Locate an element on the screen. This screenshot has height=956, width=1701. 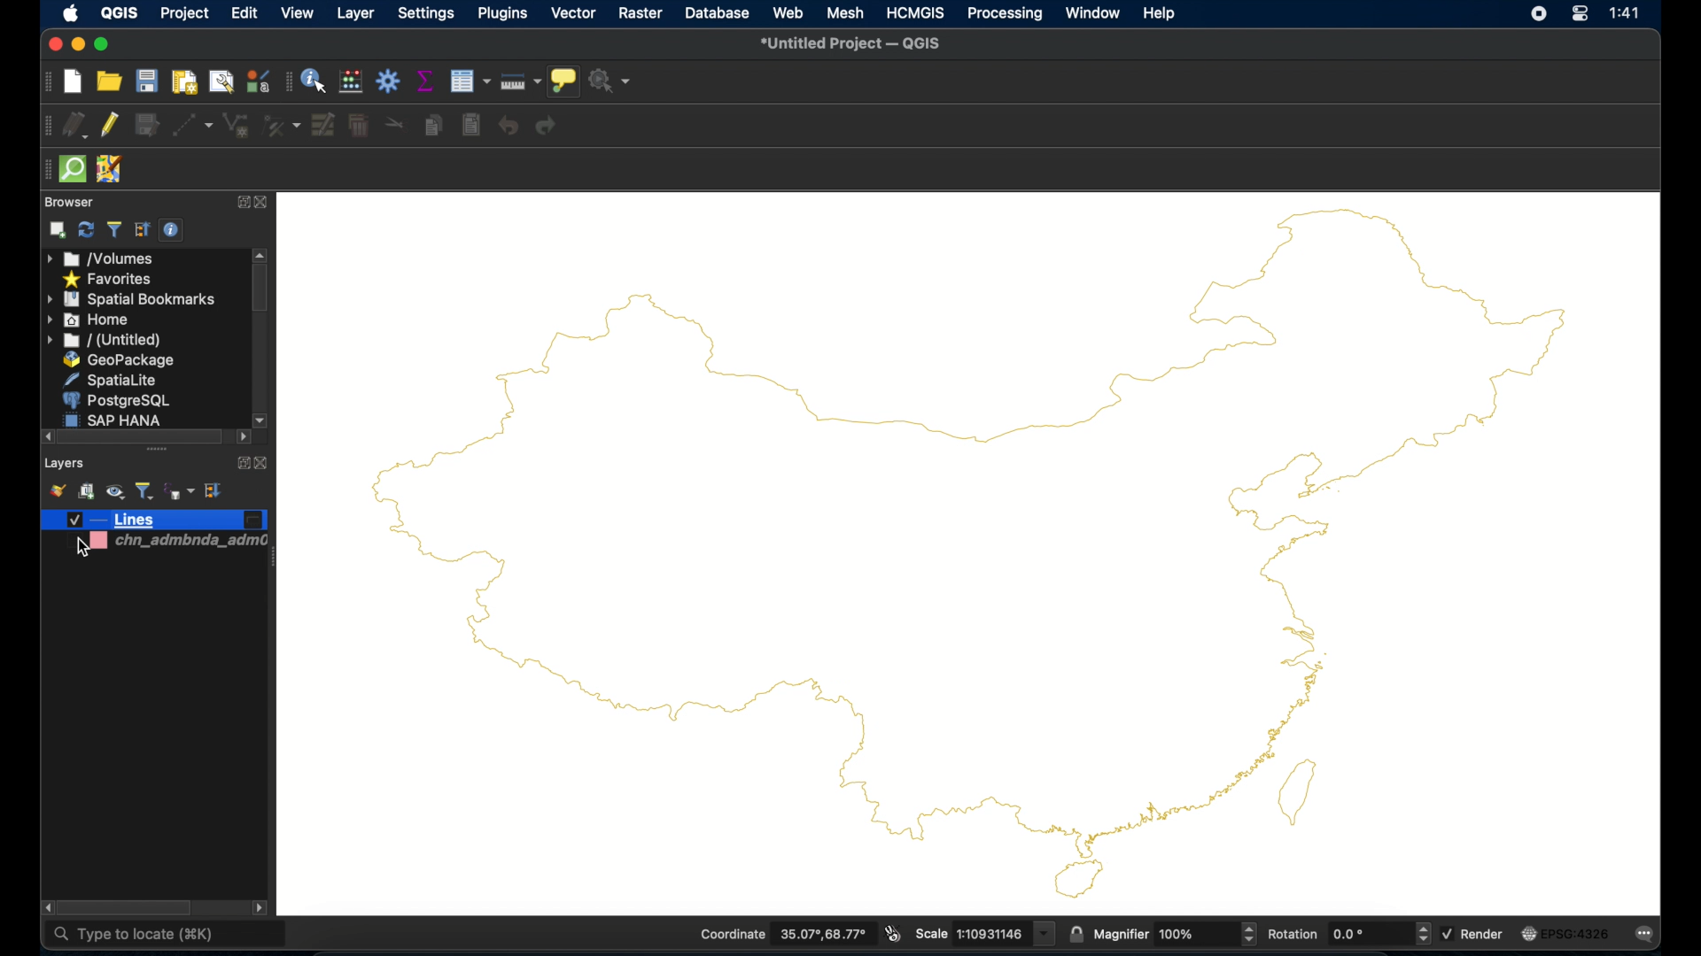
drag handles is located at coordinates (159, 451).